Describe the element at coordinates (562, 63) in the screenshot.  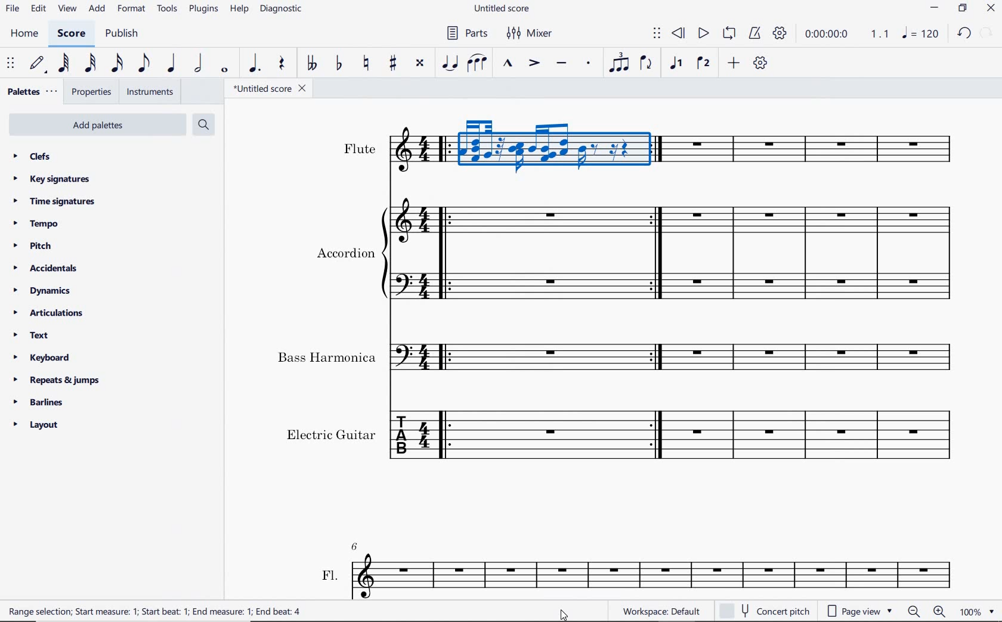
I see `tenuto` at that location.